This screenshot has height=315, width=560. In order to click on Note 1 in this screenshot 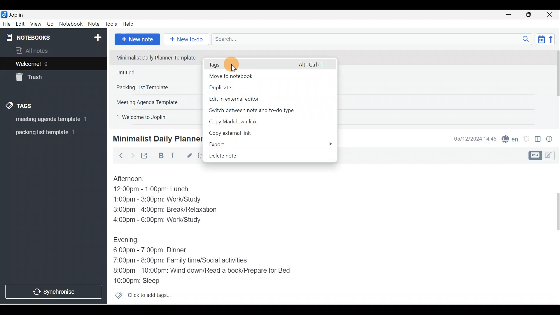, I will do `click(155, 57)`.